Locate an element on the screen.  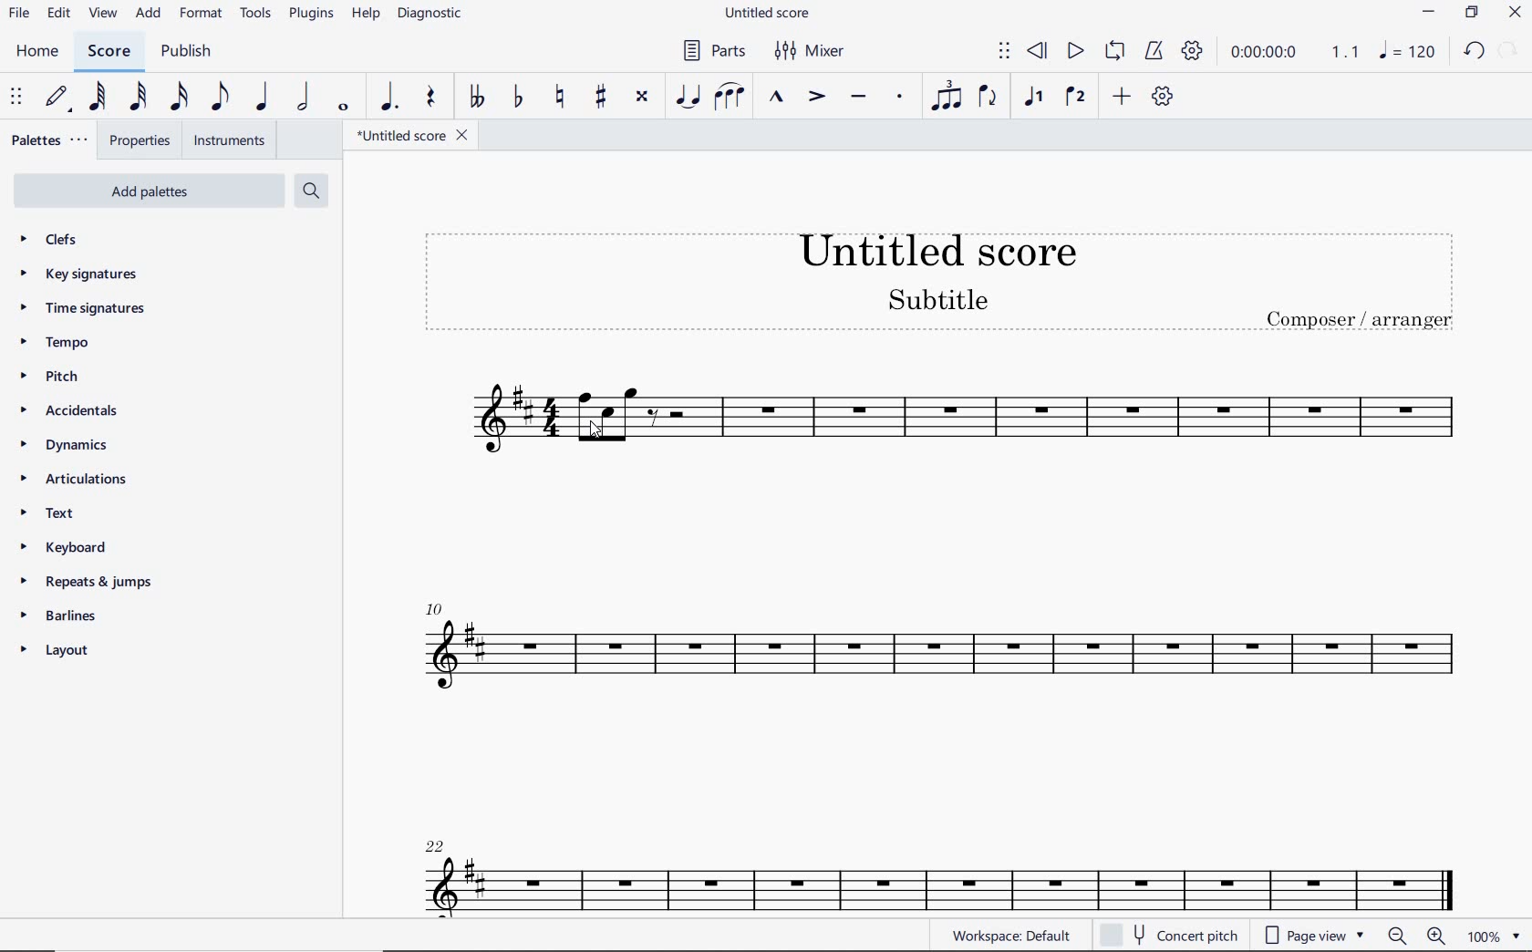
DEFAULT (STEP TIME) is located at coordinates (57, 98).